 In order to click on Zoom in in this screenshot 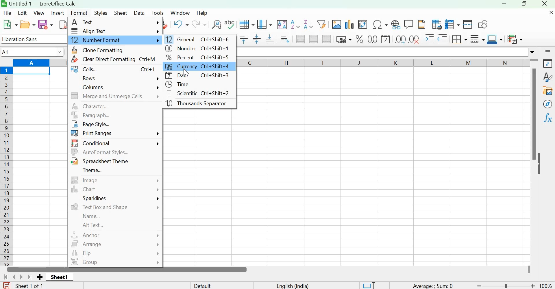, I will do `click(534, 286)`.